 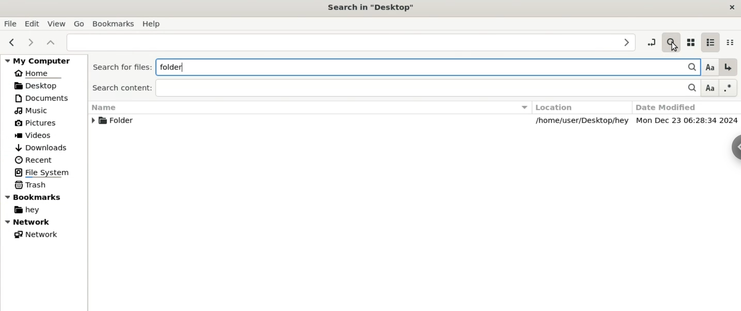 What do you see at coordinates (119, 122) in the screenshot?
I see `Folder` at bounding box center [119, 122].